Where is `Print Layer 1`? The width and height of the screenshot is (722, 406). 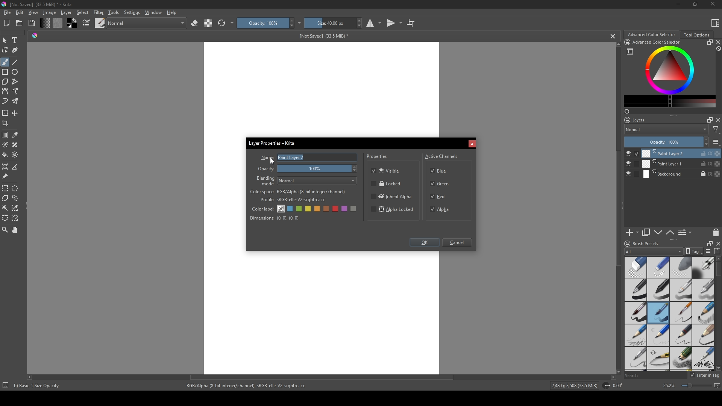
Print Layer 1 is located at coordinates (681, 164).